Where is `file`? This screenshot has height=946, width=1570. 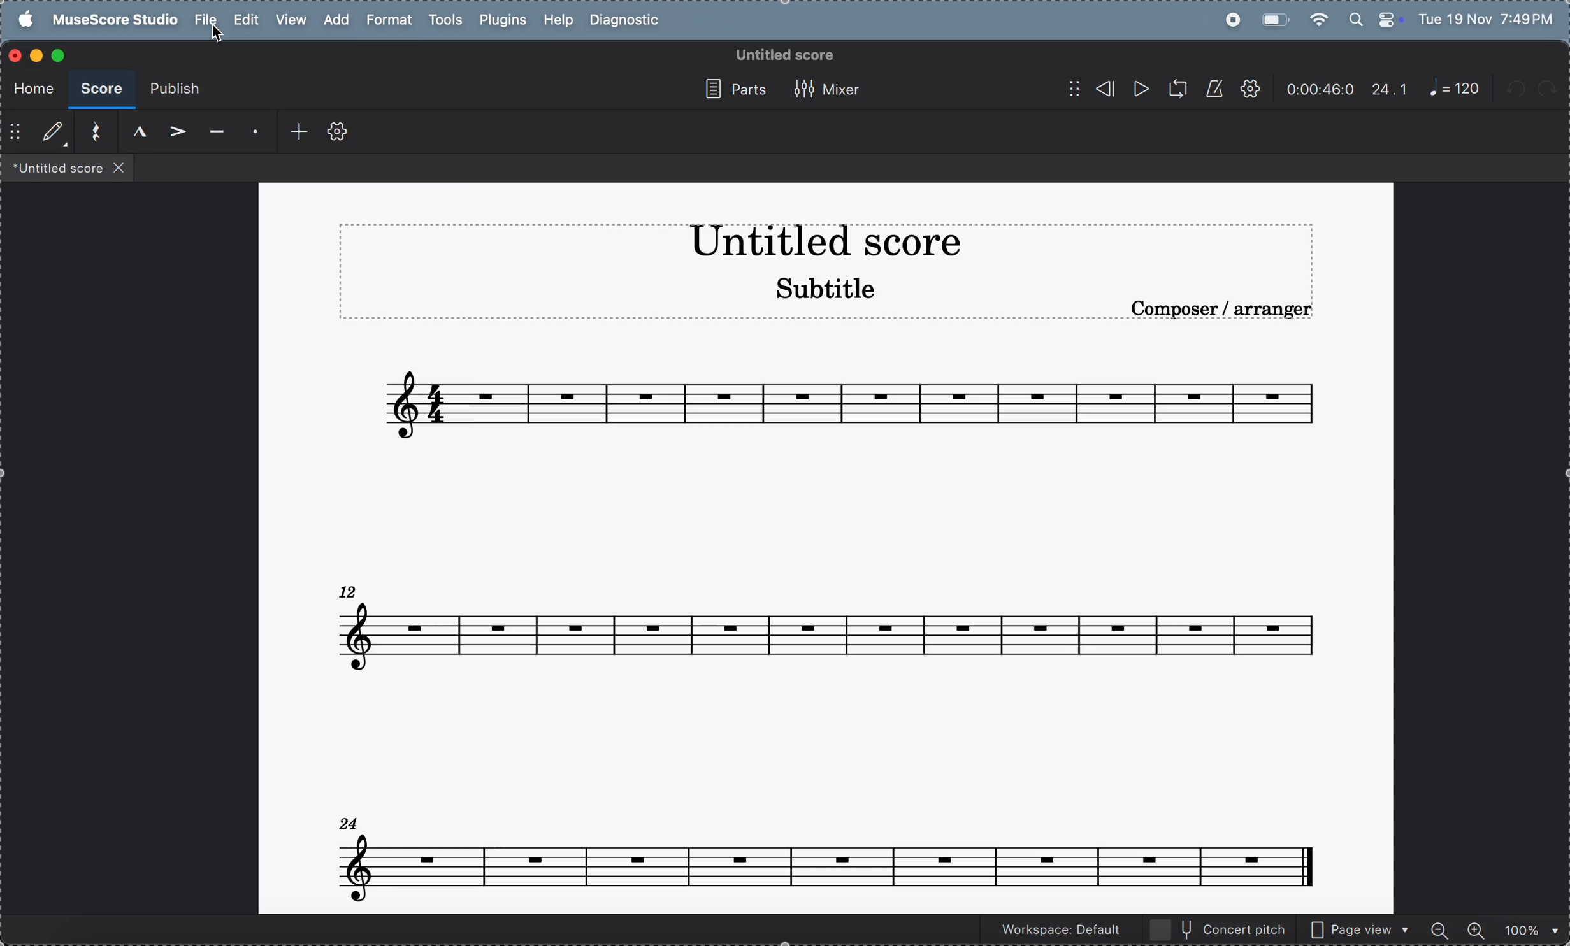 file is located at coordinates (205, 20).